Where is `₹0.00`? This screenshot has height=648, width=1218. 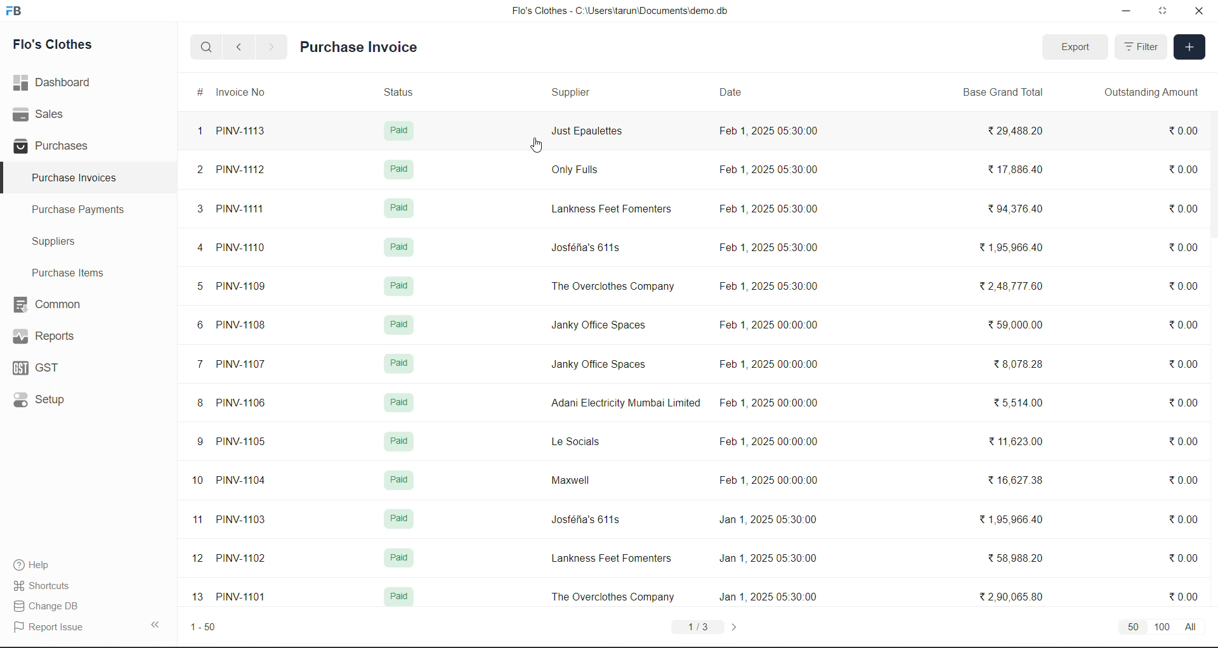 ₹0.00 is located at coordinates (1187, 406).